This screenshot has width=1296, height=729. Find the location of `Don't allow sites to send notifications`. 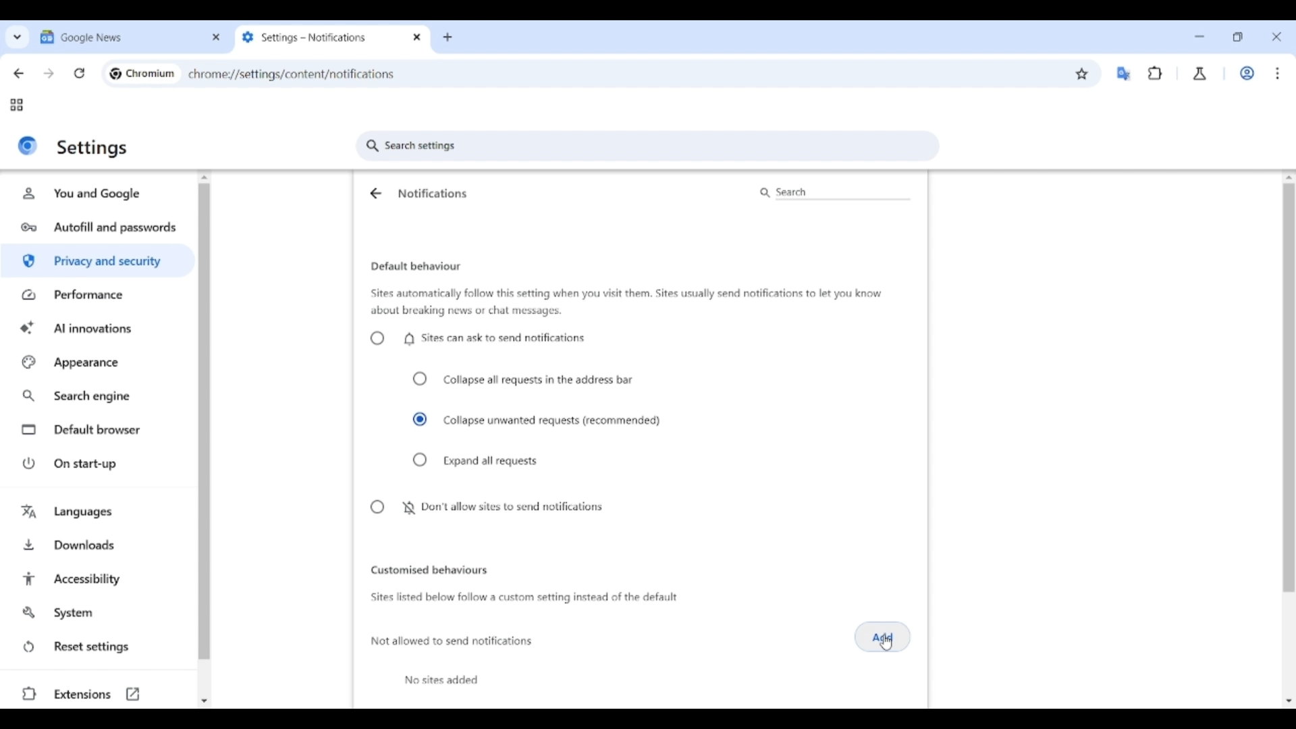

Don't allow sites to send notifications is located at coordinates (485, 508).